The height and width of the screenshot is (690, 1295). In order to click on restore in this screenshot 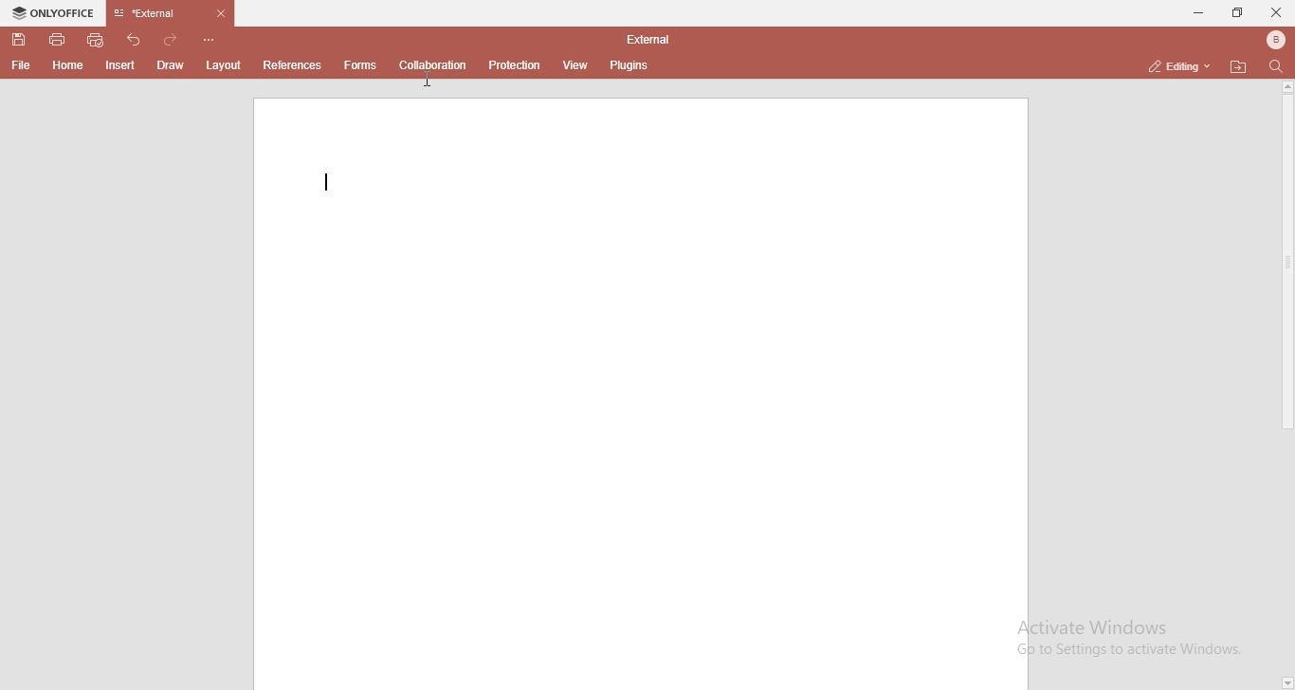, I will do `click(1239, 11)`.